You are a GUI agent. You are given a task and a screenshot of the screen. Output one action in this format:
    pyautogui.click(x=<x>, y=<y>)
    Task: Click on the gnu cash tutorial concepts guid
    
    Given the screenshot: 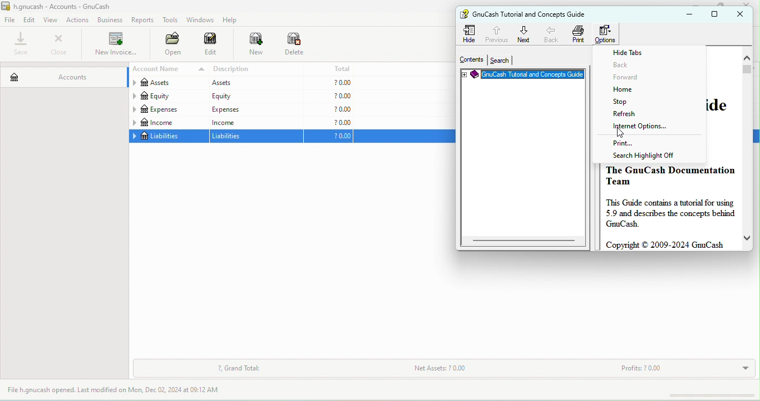 What is the action you would take?
    pyautogui.click(x=523, y=76)
    